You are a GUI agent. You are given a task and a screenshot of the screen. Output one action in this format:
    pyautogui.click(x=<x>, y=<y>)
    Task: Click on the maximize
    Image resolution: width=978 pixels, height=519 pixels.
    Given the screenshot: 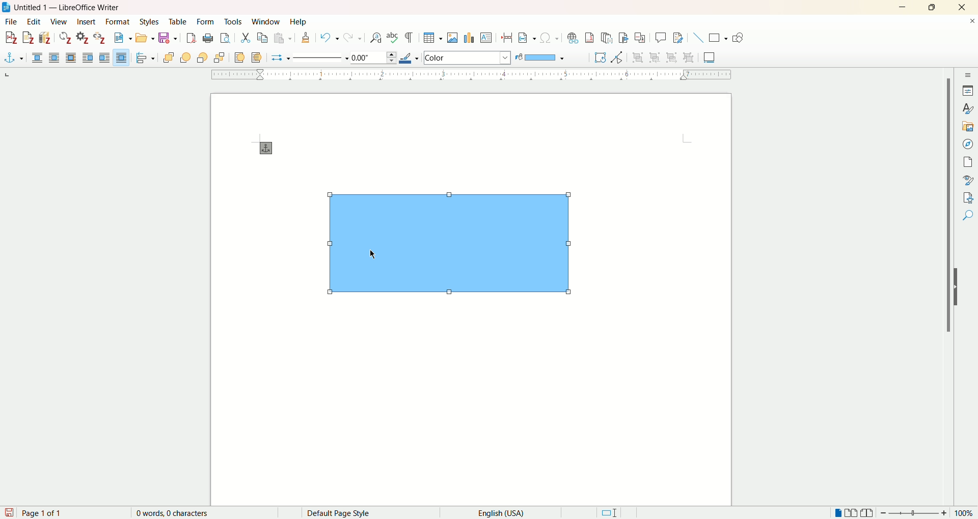 What is the action you would take?
    pyautogui.click(x=934, y=7)
    